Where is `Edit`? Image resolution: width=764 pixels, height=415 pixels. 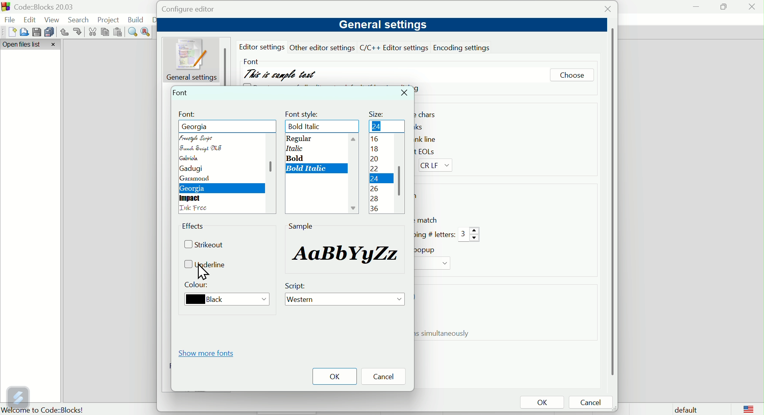 Edit is located at coordinates (31, 19).